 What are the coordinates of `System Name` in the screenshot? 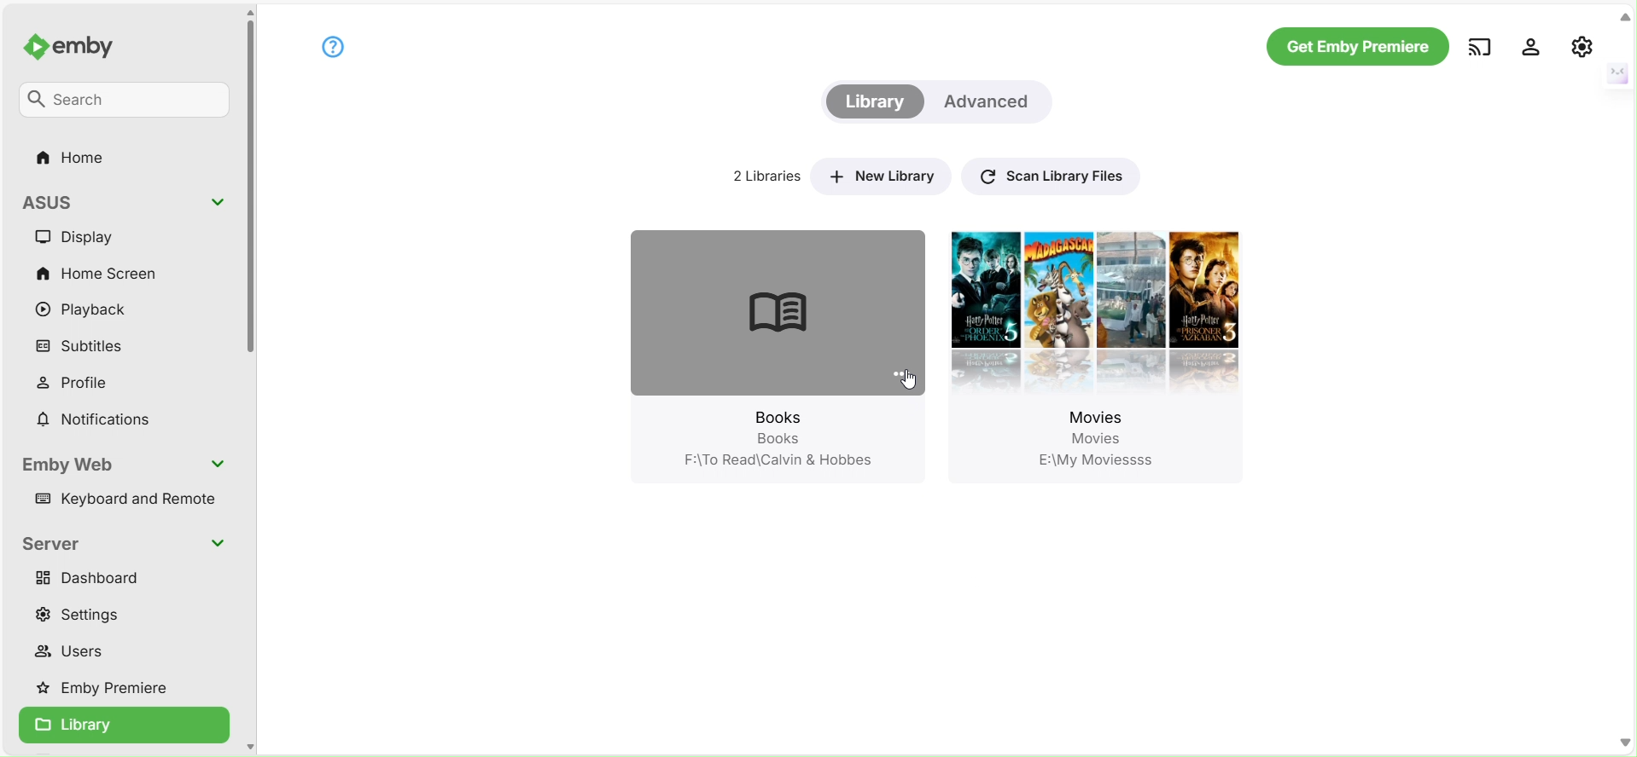 It's located at (62, 200).